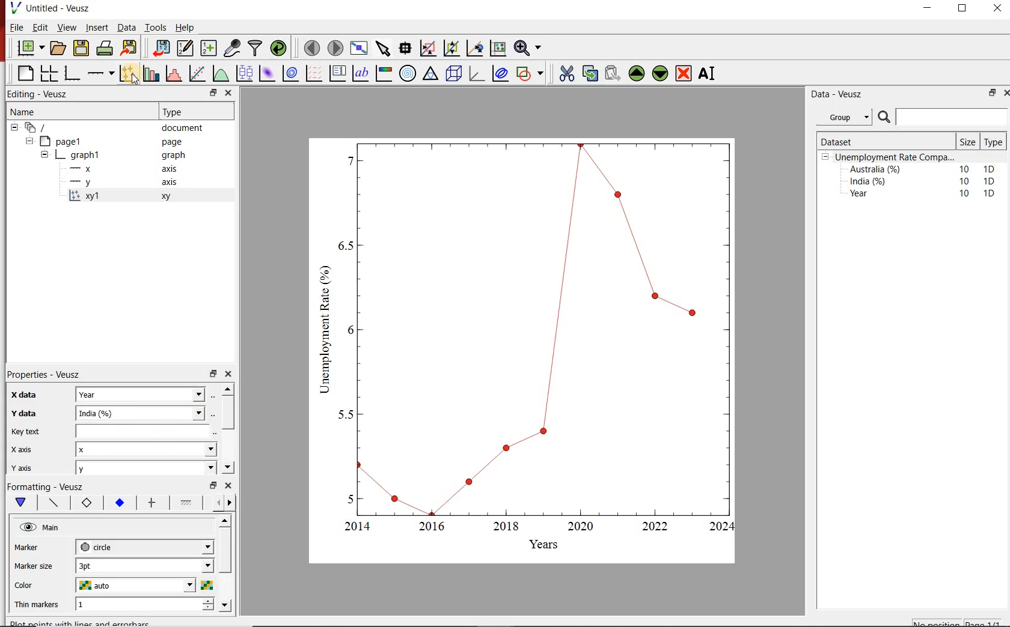 The width and height of the screenshot is (1010, 627). What do you see at coordinates (964, 11) in the screenshot?
I see `maximise` at bounding box center [964, 11].